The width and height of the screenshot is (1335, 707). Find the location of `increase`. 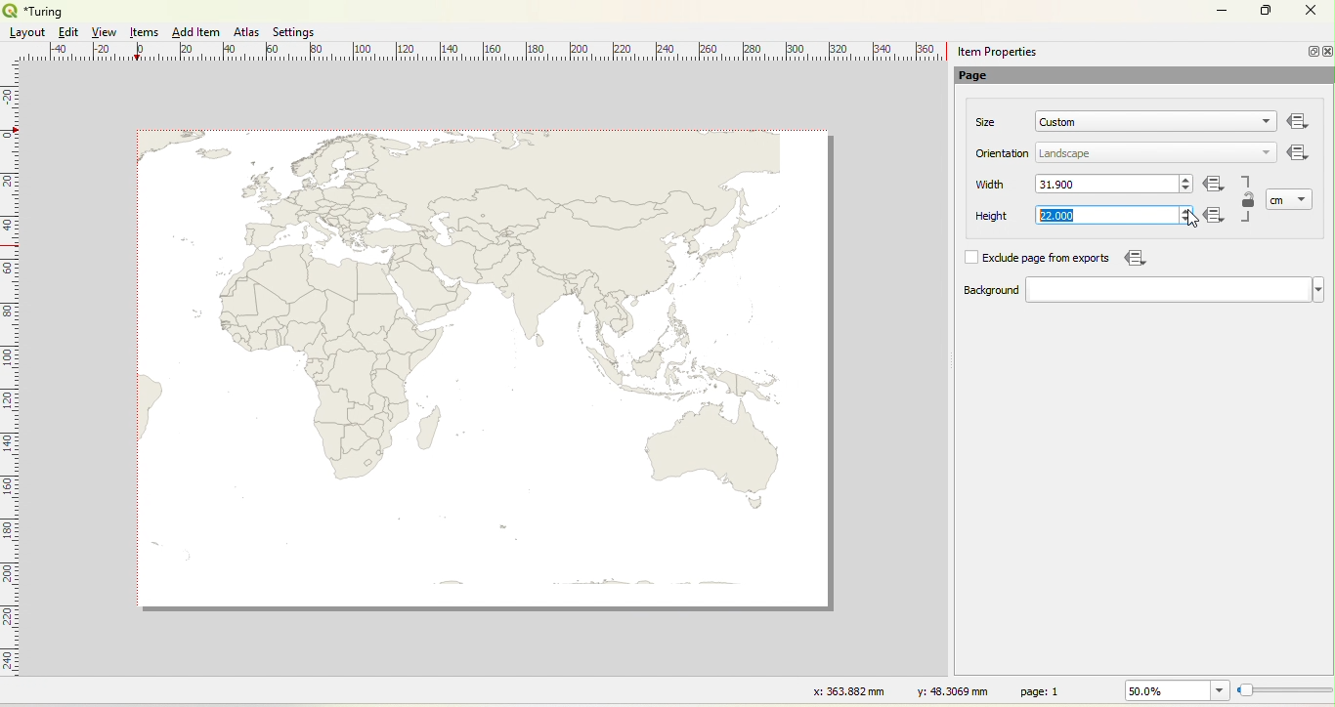

increase is located at coordinates (1184, 209).